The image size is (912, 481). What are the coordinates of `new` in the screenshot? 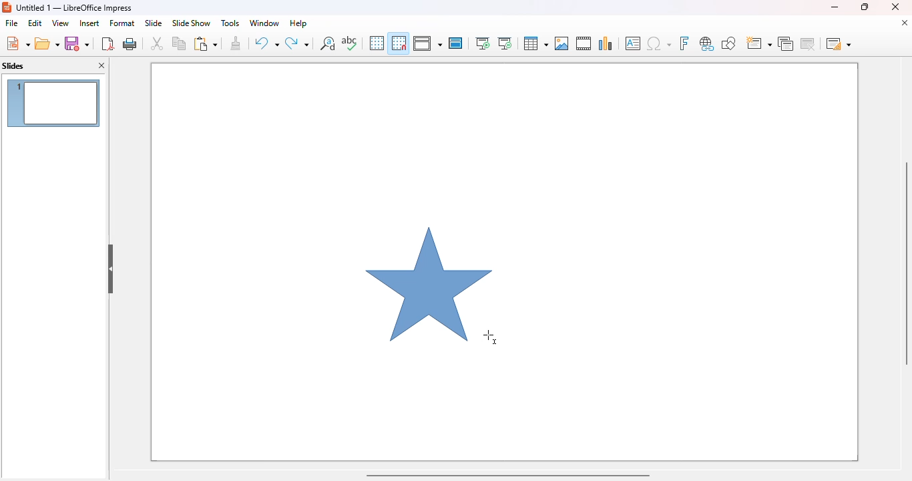 It's located at (17, 43).